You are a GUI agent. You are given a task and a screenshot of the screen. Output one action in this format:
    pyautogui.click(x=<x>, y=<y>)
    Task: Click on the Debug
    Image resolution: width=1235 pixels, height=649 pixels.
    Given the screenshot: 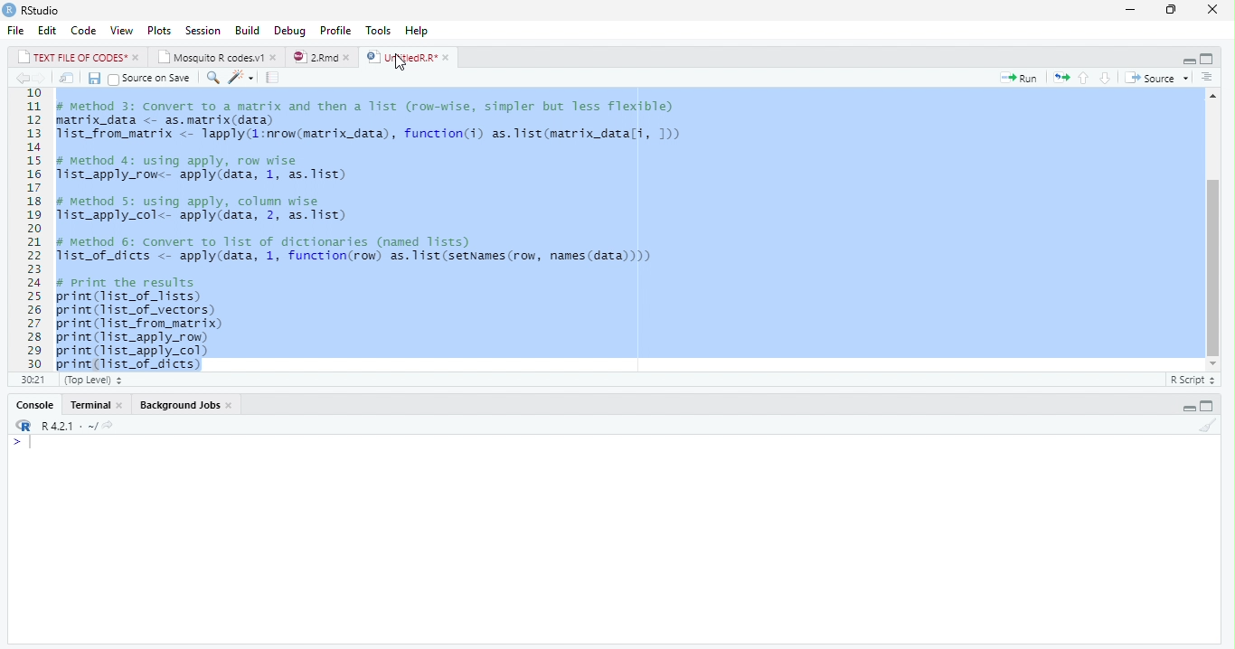 What is the action you would take?
    pyautogui.click(x=290, y=30)
    